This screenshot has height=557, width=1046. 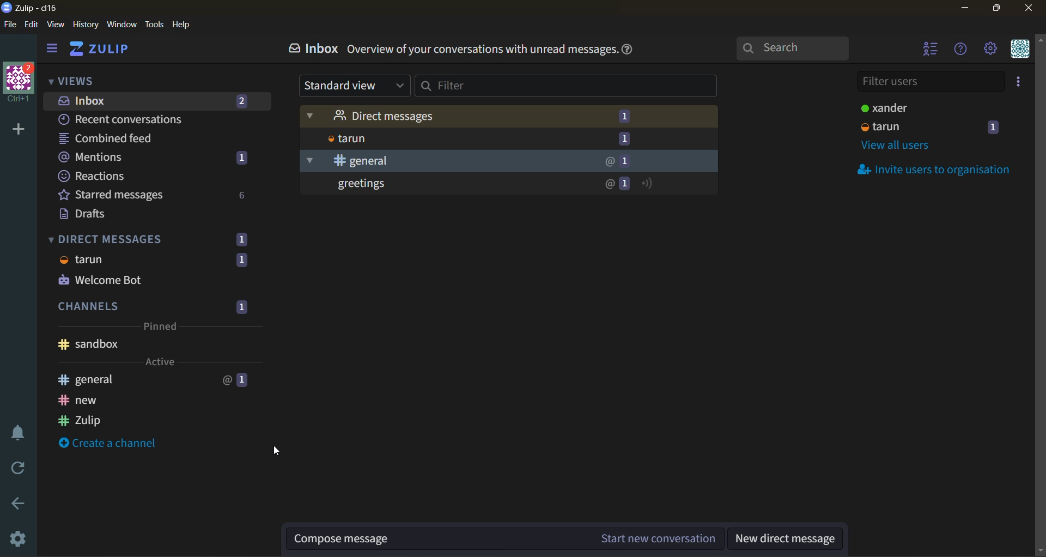 I want to click on standard view, so click(x=356, y=86).